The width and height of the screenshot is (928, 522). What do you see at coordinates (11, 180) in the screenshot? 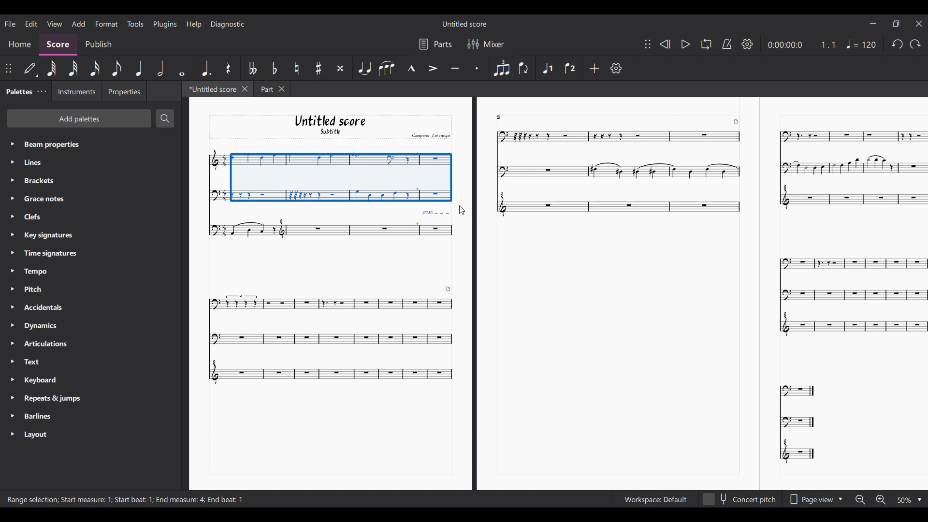
I see `Highlighted by cursor` at bounding box center [11, 180].